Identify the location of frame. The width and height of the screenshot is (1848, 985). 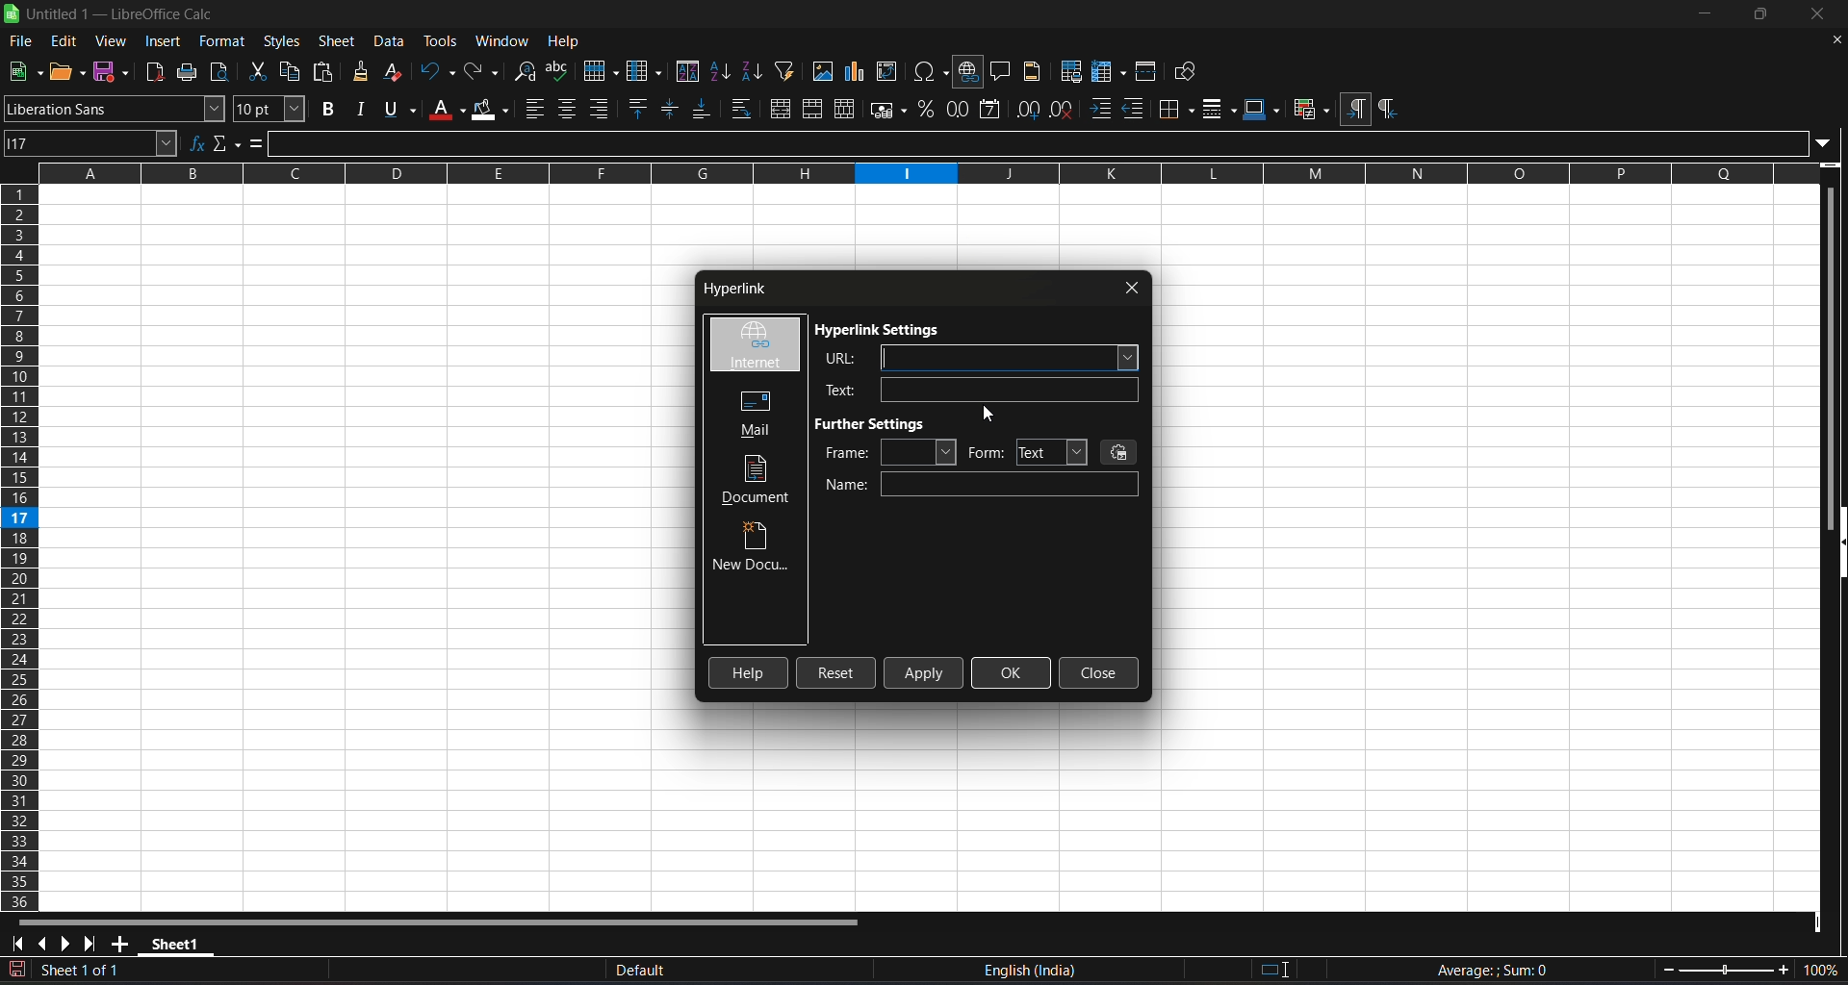
(889, 452).